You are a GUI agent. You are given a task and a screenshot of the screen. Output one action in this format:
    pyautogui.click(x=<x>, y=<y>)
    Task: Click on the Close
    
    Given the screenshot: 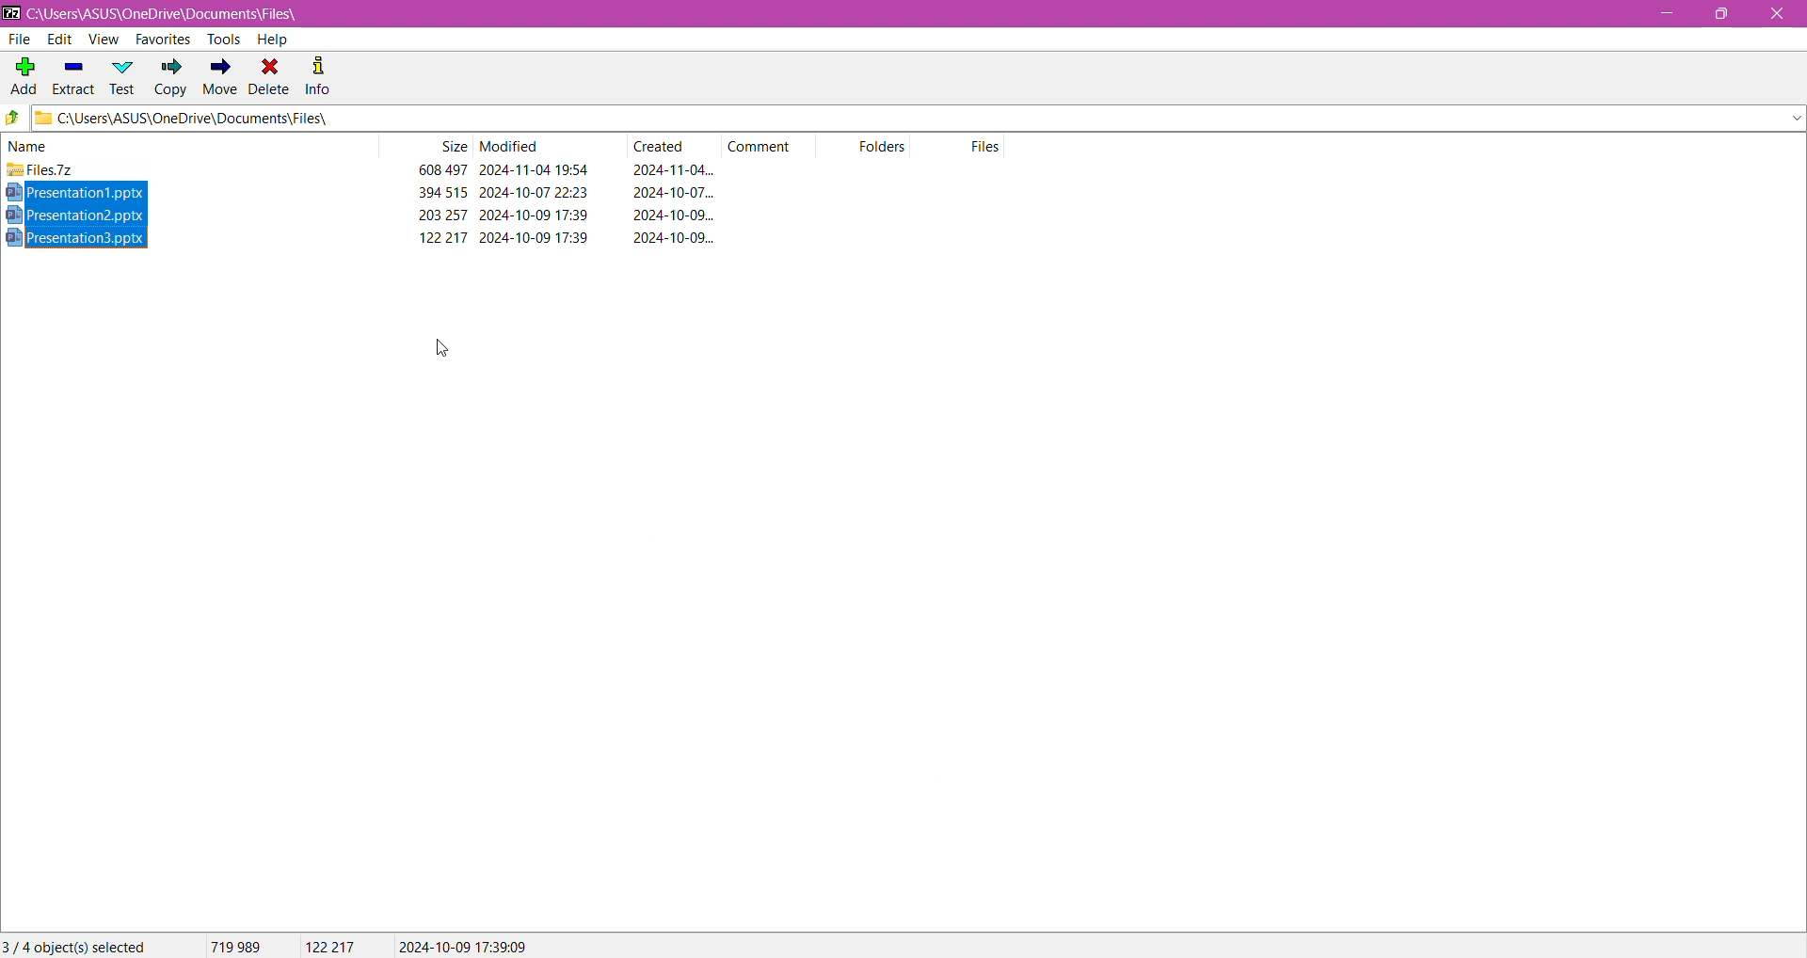 What is the action you would take?
    pyautogui.click(x=1777, y=15)
    